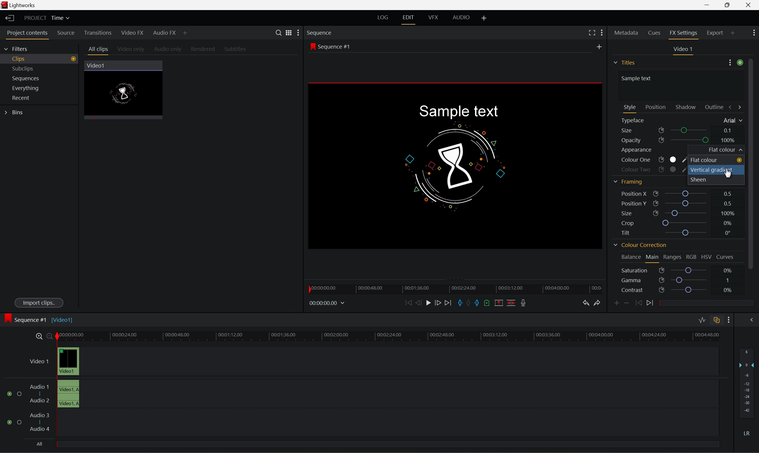 The width and height of the screenshot is (759, 453). What do you see at coordinates (717, 160) in the screenshot?
I see `flat color` at bounding box center [717, 160].